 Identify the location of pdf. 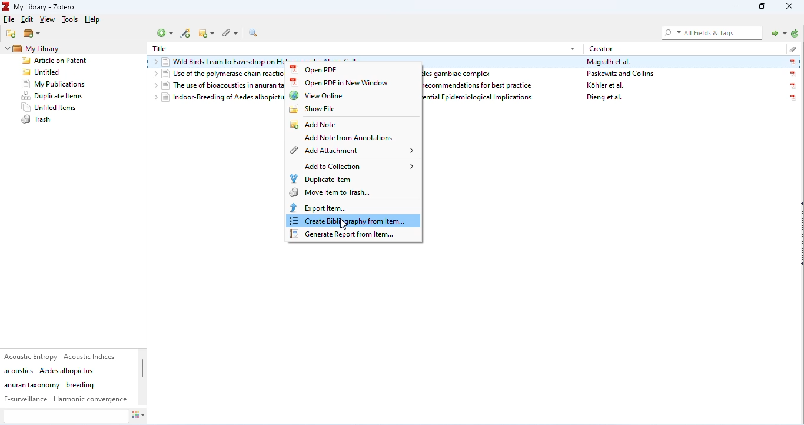
(792, 62).